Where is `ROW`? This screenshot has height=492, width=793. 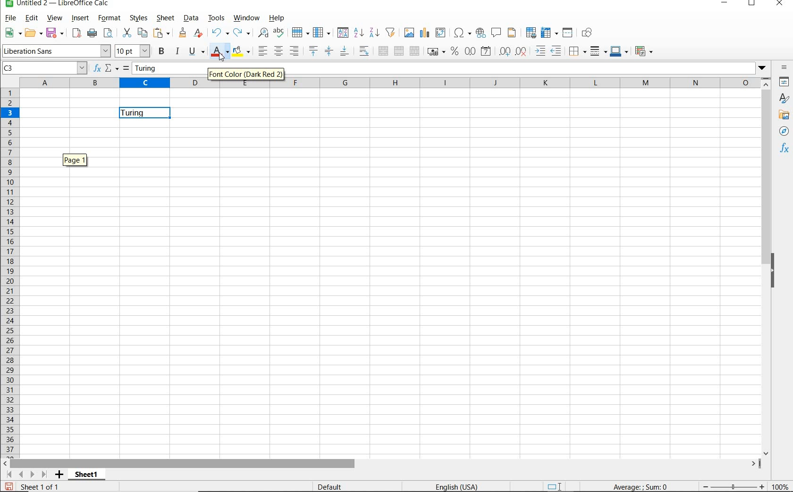 ROW is located at coordinates (299, 33).